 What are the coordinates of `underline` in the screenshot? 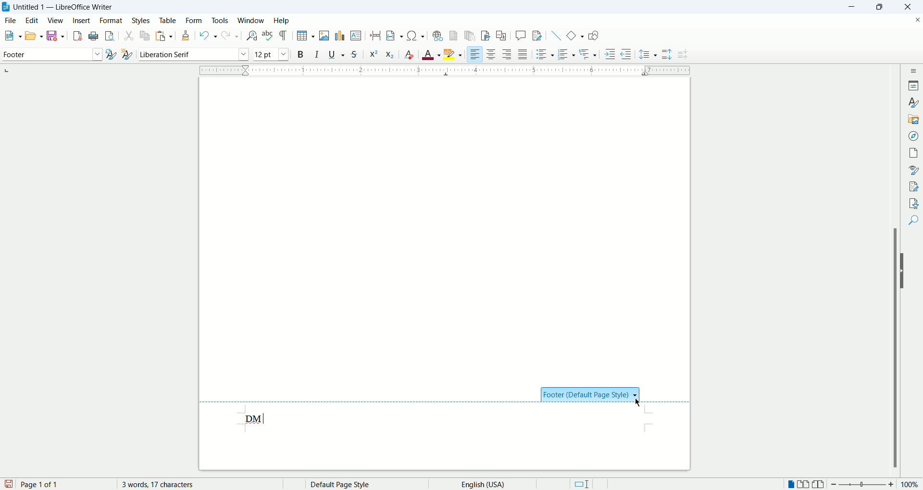 It's located at (338, 54).